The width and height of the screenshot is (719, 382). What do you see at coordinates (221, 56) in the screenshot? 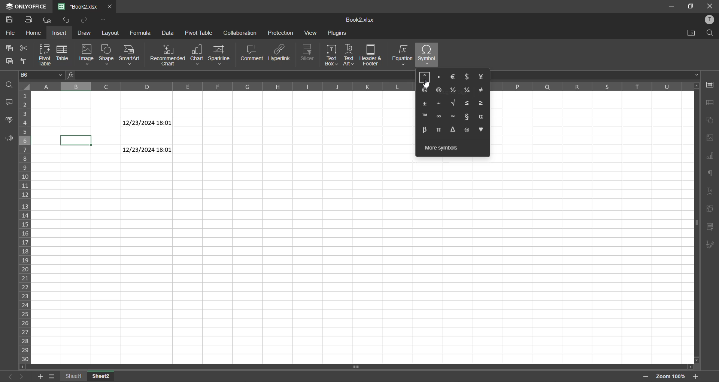
I see `sparkline` at bounding box center [221, 56].